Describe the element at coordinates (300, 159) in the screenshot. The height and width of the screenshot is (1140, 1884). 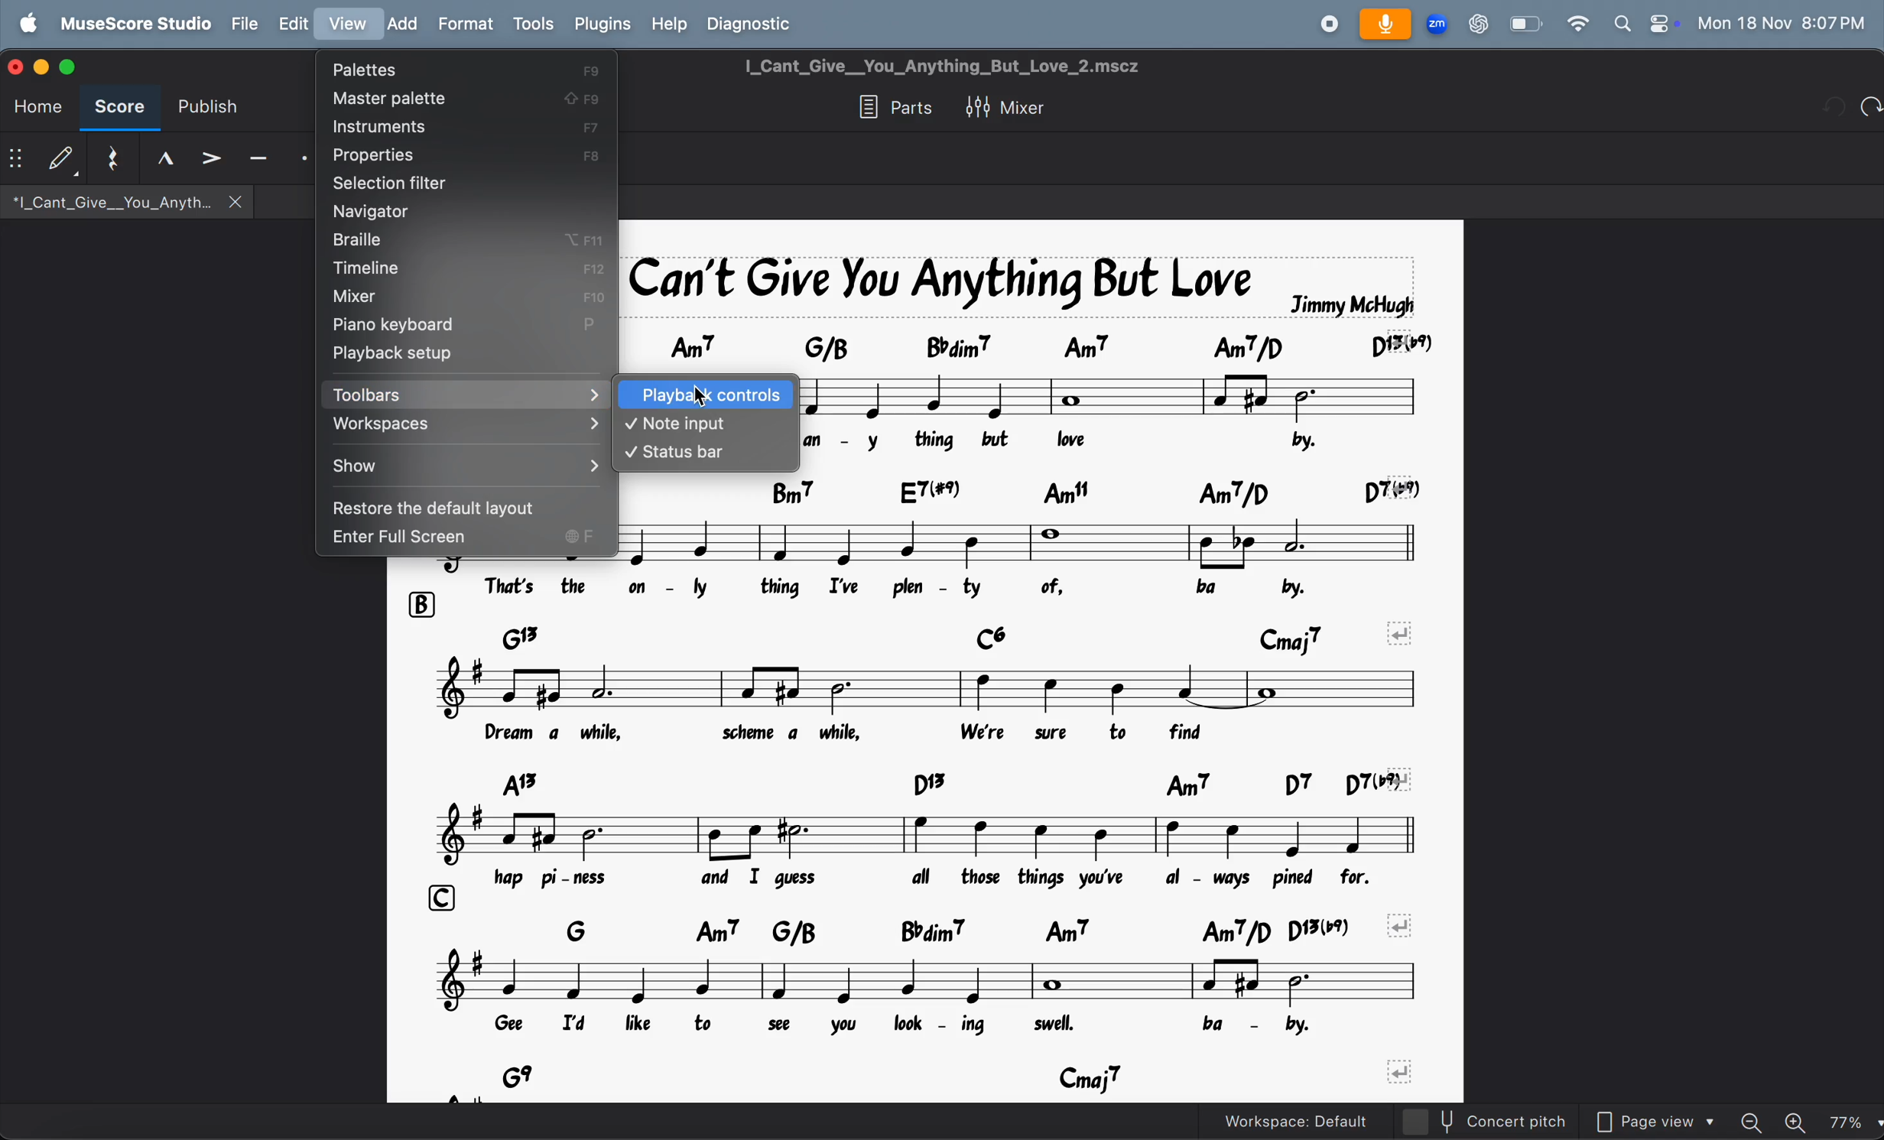
I see `staccato` at that location.